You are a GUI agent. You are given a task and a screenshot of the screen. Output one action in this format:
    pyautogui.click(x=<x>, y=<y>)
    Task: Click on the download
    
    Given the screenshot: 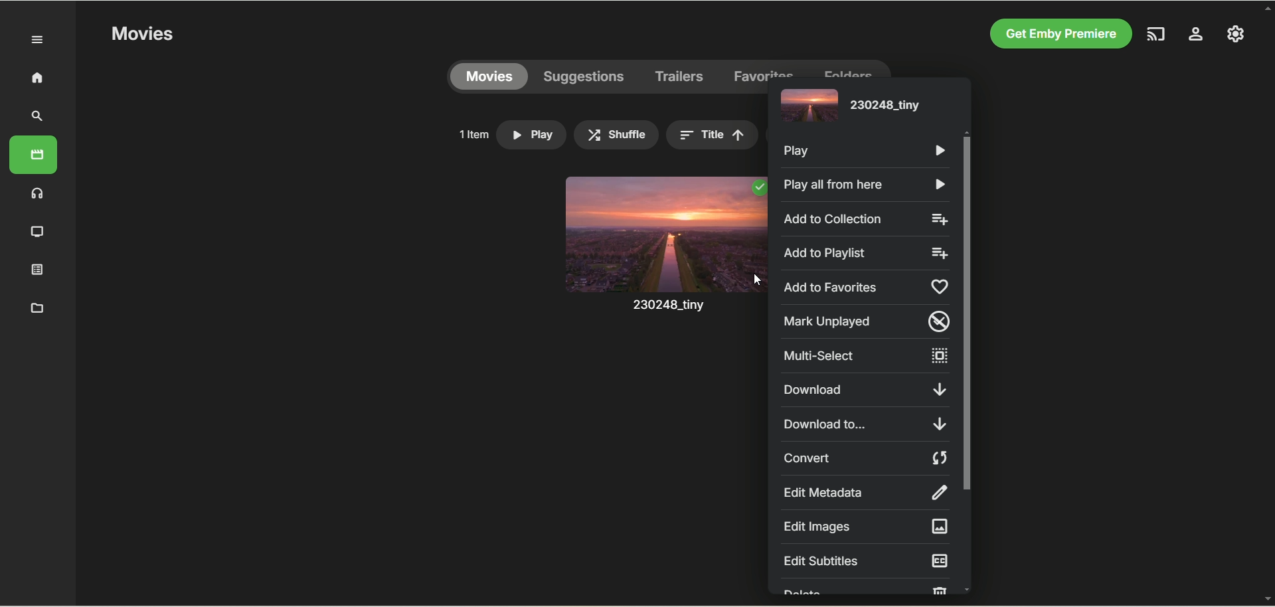 What is the action you would take?
    pyautogui.click(x=864, y=390)
    